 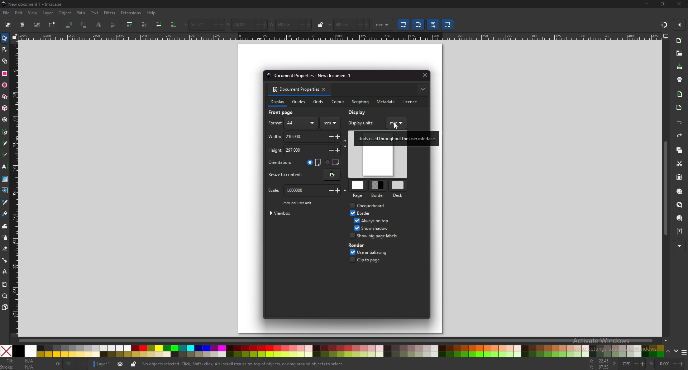 What do you see at coordinates (350, 260) in the screenshot?
I see `Checkbox` at bounding box center [350, 260].